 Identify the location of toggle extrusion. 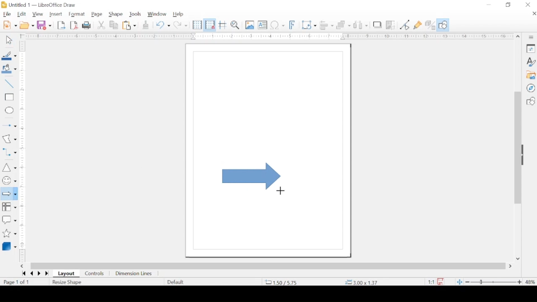
(430, 25).